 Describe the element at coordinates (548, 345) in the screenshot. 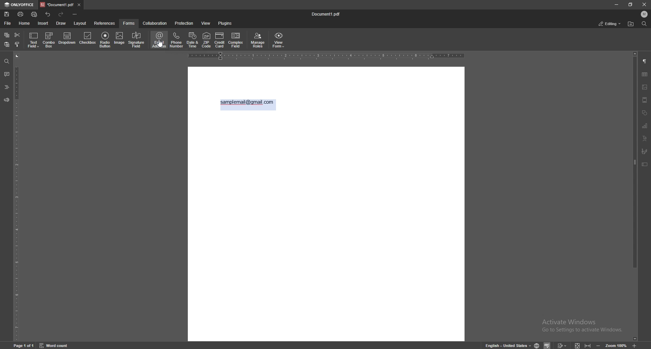

I see `spell check` at that location.